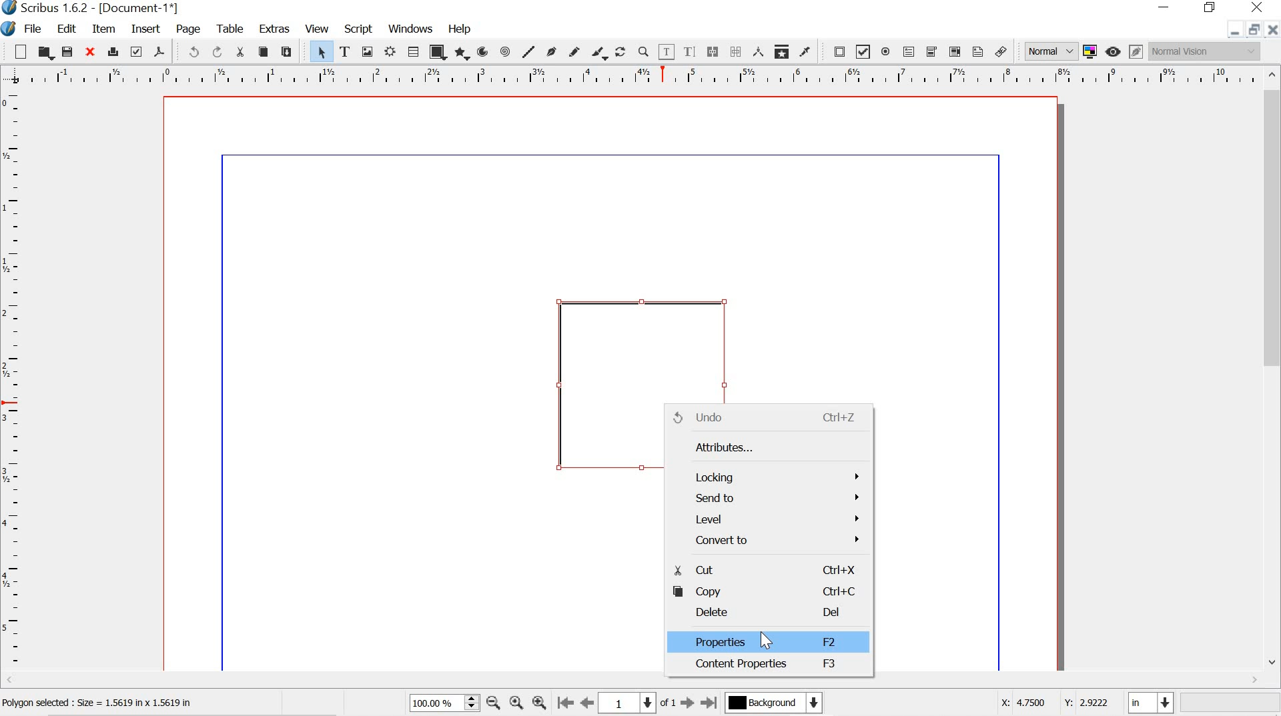 The width and height of the screenshot is (1281, 716). I want to click on line, so click(528, 51).